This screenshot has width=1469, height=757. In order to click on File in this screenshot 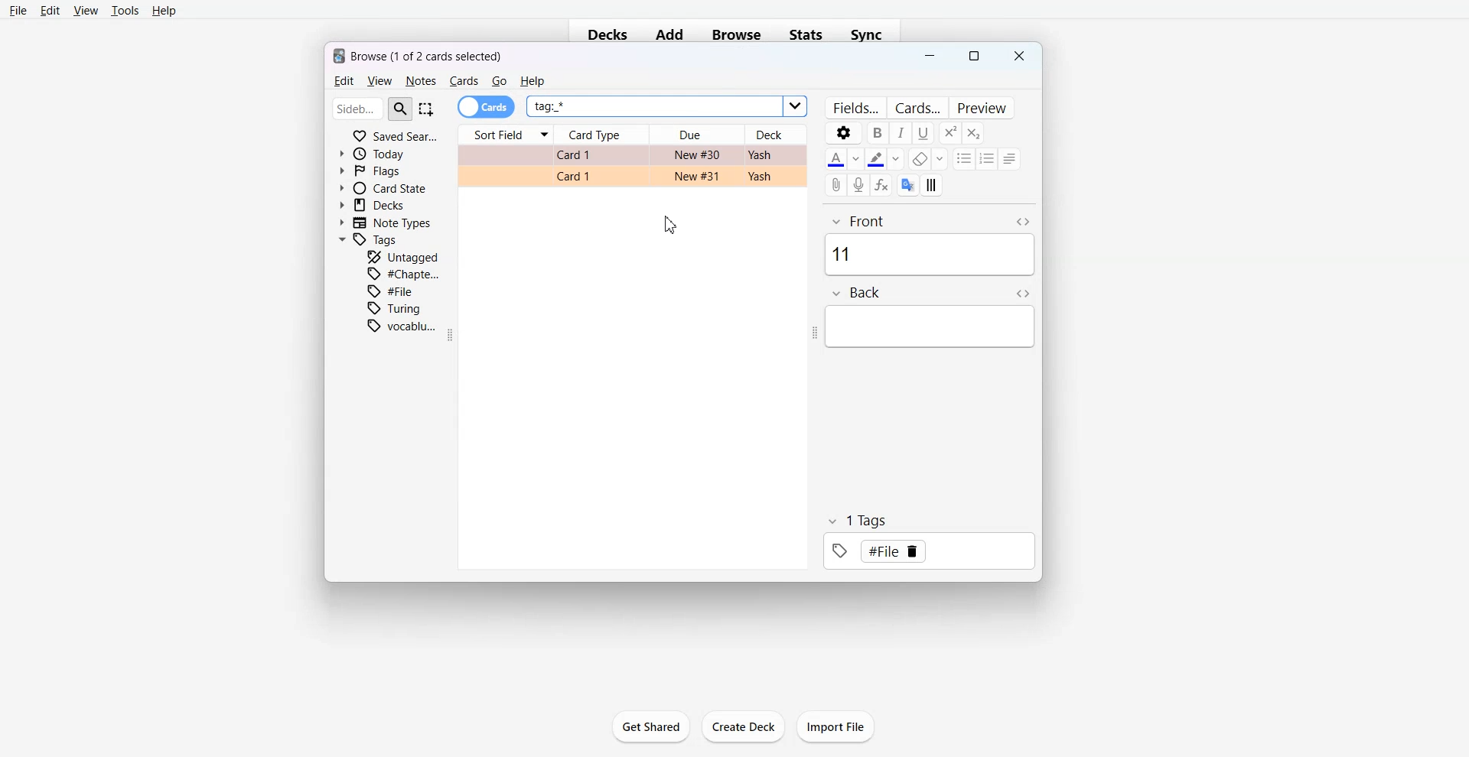, I will do `click(394, 291)`.